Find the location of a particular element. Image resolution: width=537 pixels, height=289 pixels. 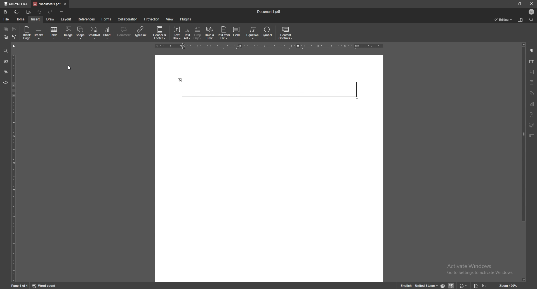

close is located at coordinates (531, 4).